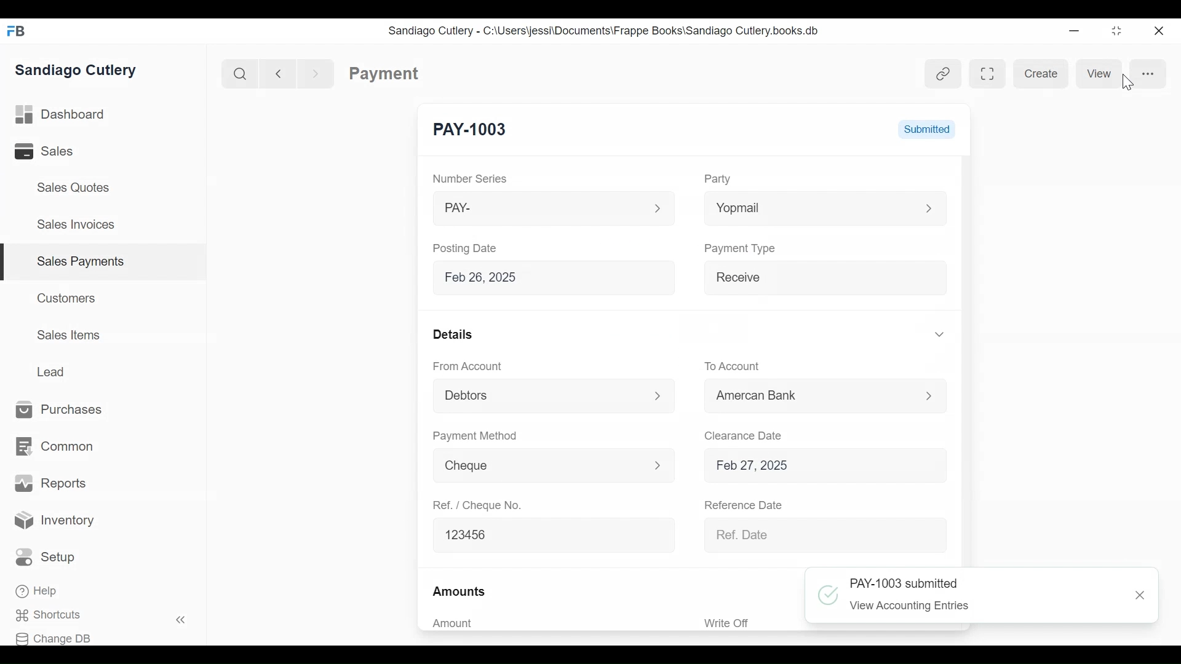  What do you see at coordinates (1126, 84) in the screenshot?
I see `Cursor` at bounding box center [1126, 84].